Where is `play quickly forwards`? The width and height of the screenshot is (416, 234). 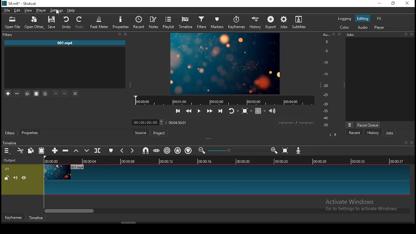
play quickly forwards is located at coordinates (210, 110).